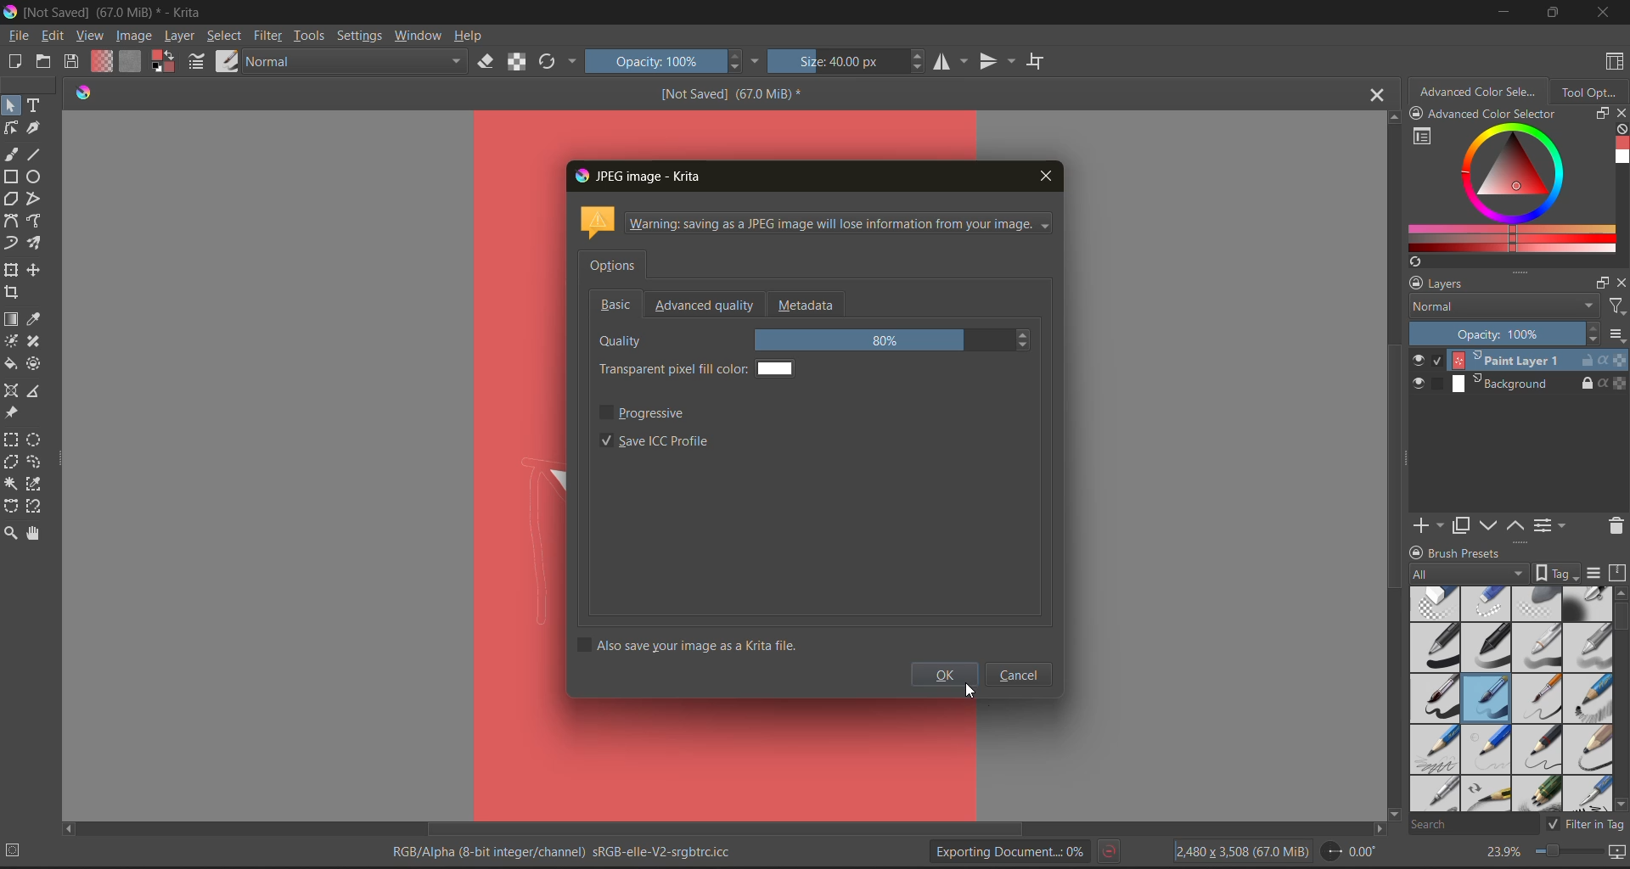  Describe the element at coordinates (1420, 115) in the screenshot. I see `lock/unlock docker` at that location.